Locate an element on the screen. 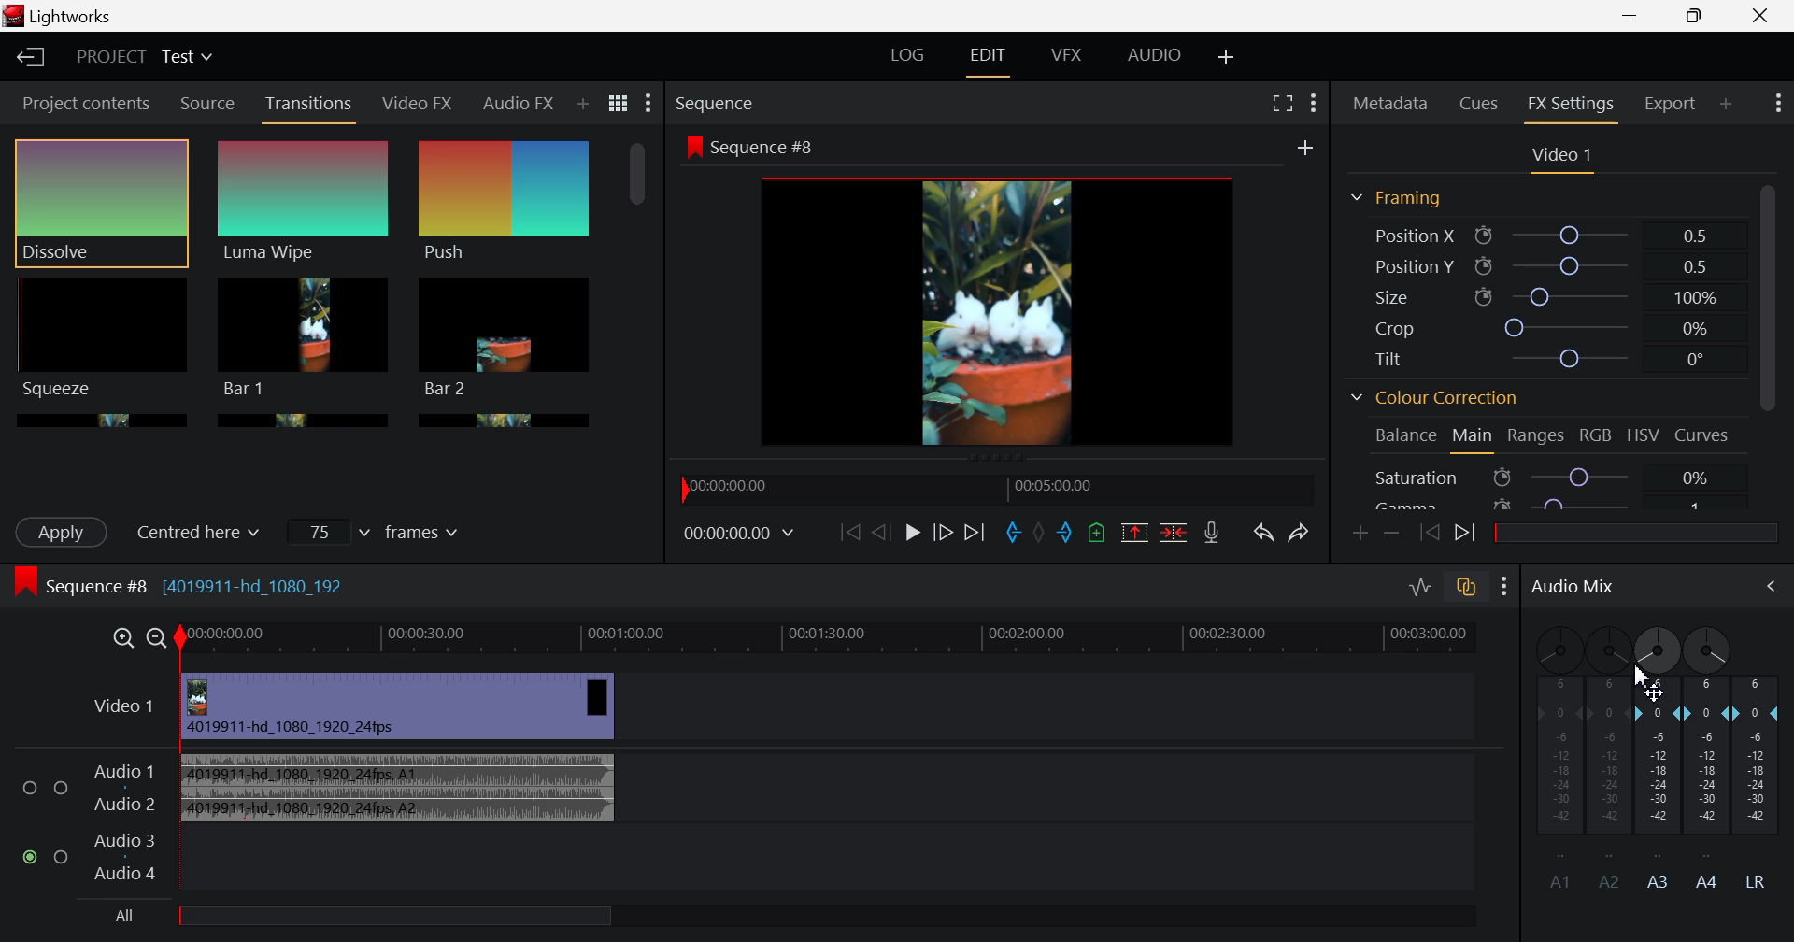  RGB is located at coordinates (1598, 435).